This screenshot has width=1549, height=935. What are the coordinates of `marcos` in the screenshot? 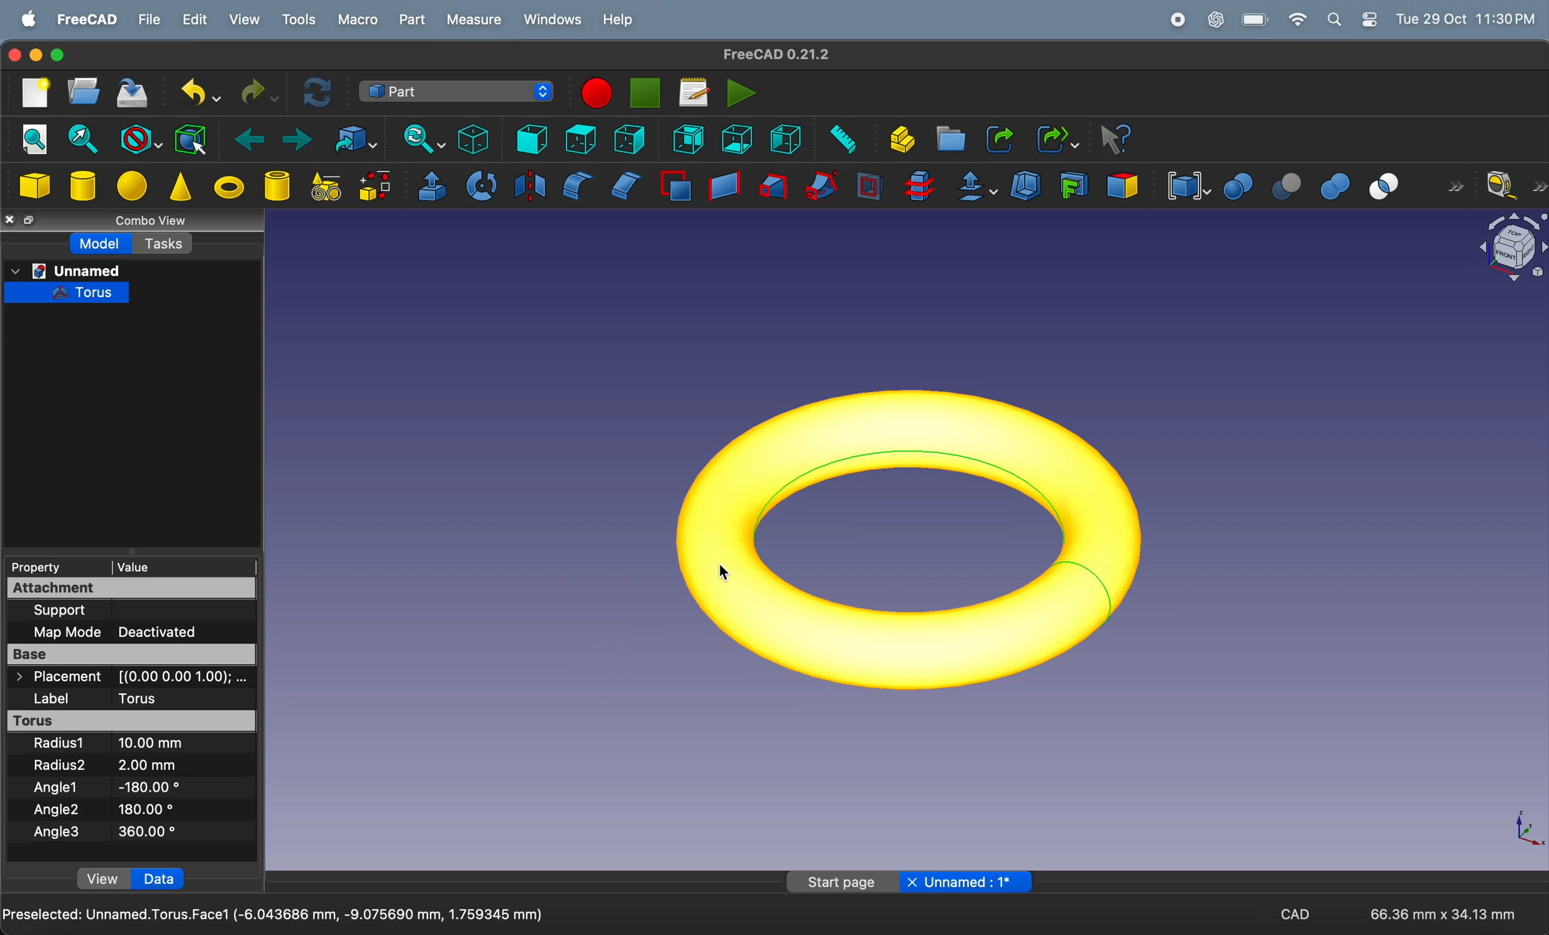 It's located at (693, 92).